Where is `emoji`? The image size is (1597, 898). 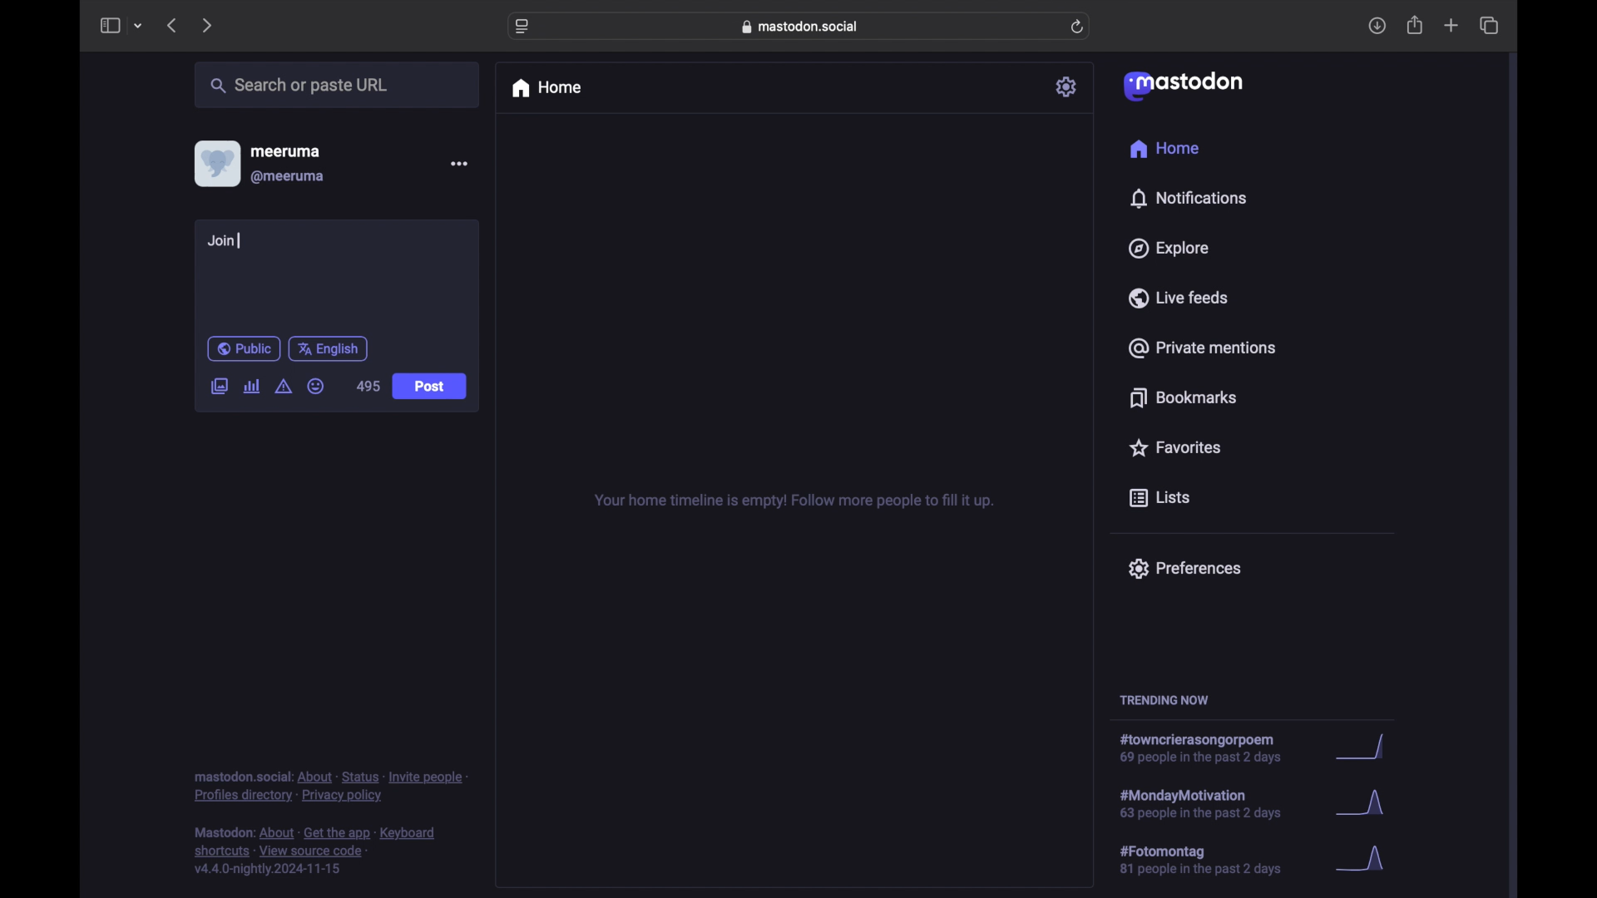
emoji is located at coordinates (316, 387).